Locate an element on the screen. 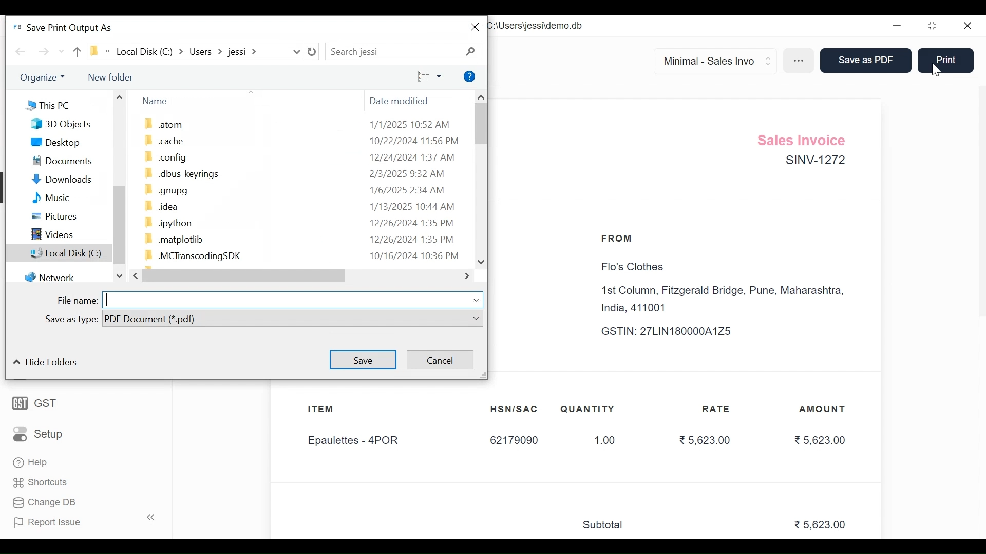  Vertical Scroll bar is located at coordinates (480, 123).